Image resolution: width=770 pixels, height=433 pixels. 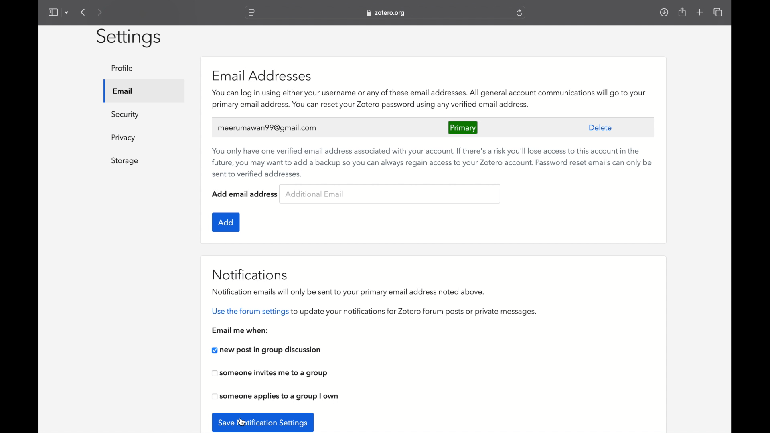 What do you see at coordinates (731, 208) in the screenshot?
I see `scroll box` at bounding box center [731, 208].